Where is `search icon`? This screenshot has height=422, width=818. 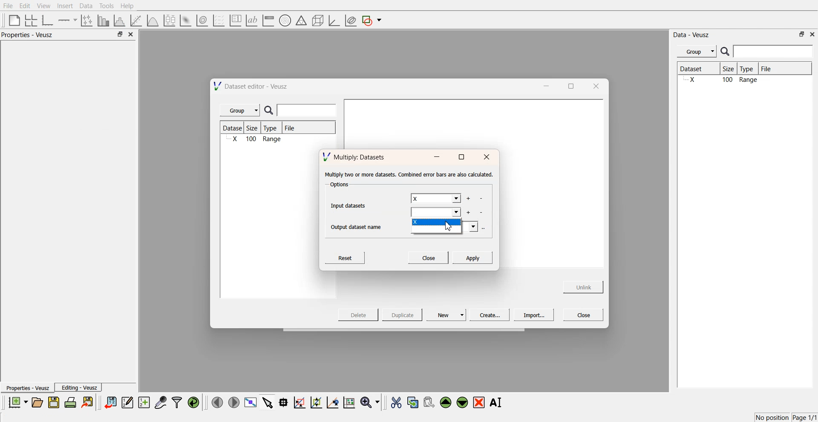
search icon is located at coordinates (726, 51).